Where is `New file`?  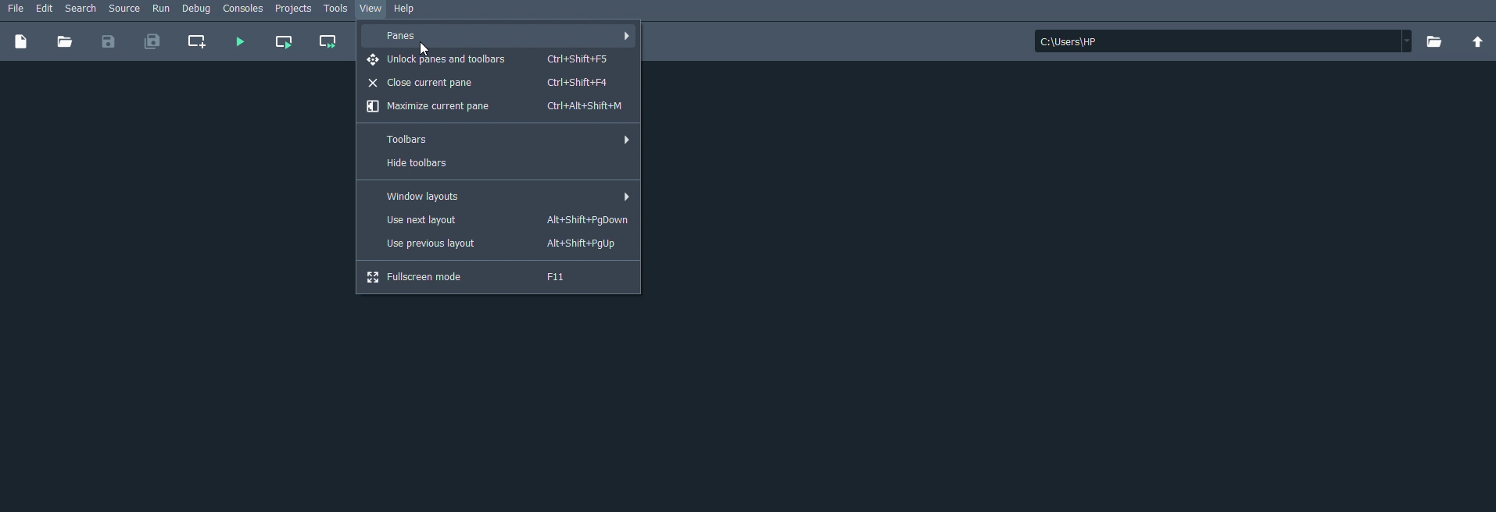
New file is located at coordinates (22, 41).